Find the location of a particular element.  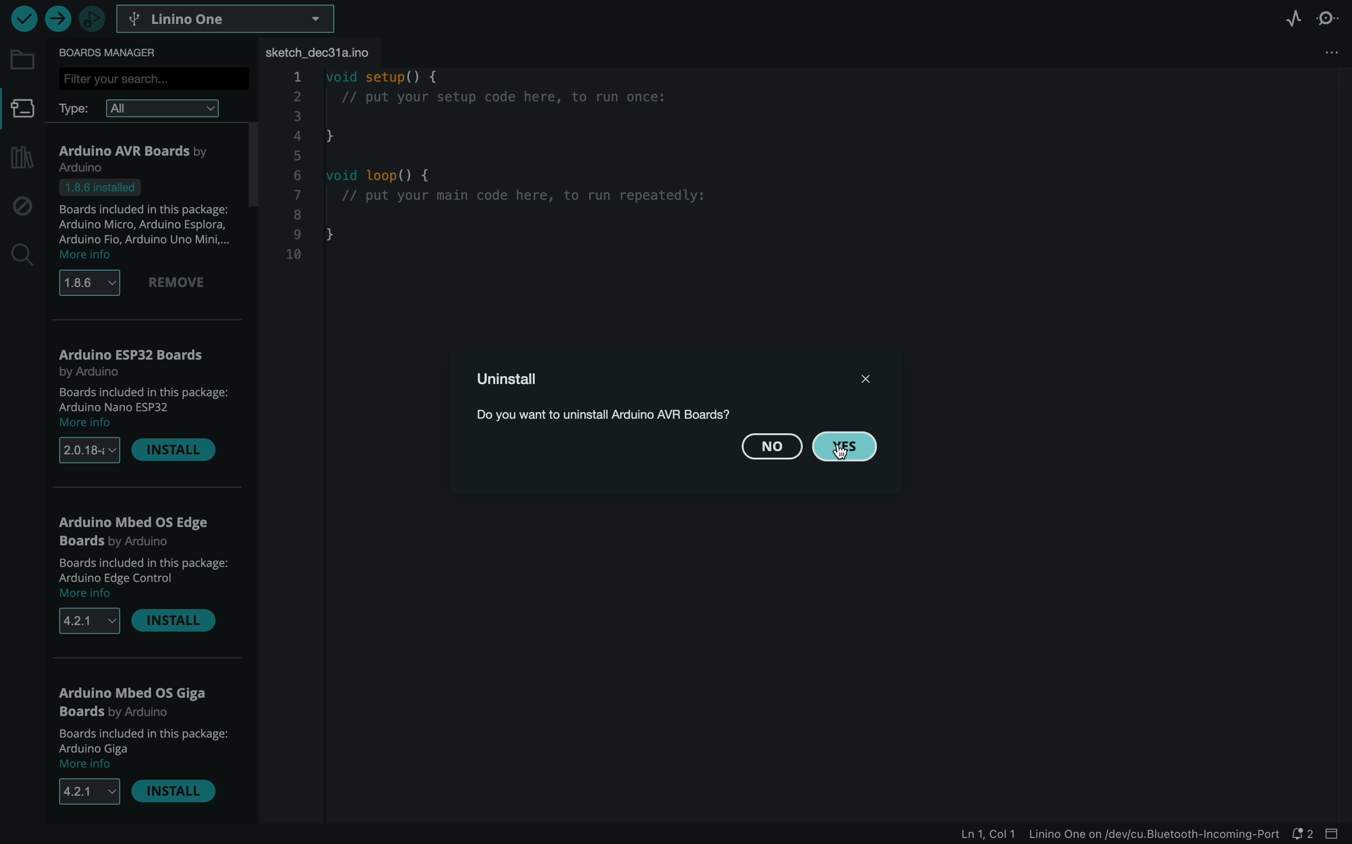

search bar is located at coordinates (155, 78).